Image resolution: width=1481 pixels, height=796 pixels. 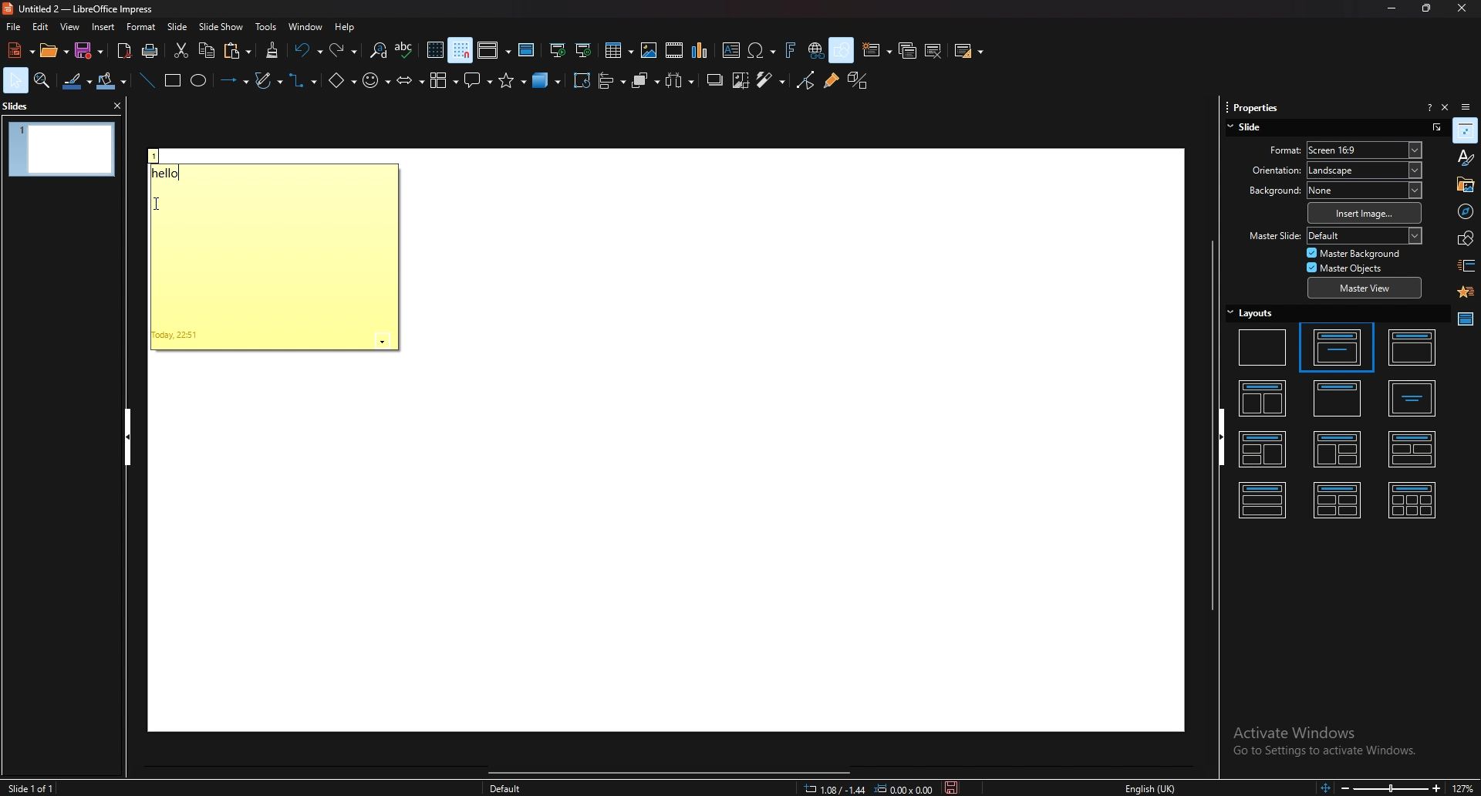 What do you see at coordinates (207, 51) in the screenshot?
I see `copy` at bounding box center [207, 51].